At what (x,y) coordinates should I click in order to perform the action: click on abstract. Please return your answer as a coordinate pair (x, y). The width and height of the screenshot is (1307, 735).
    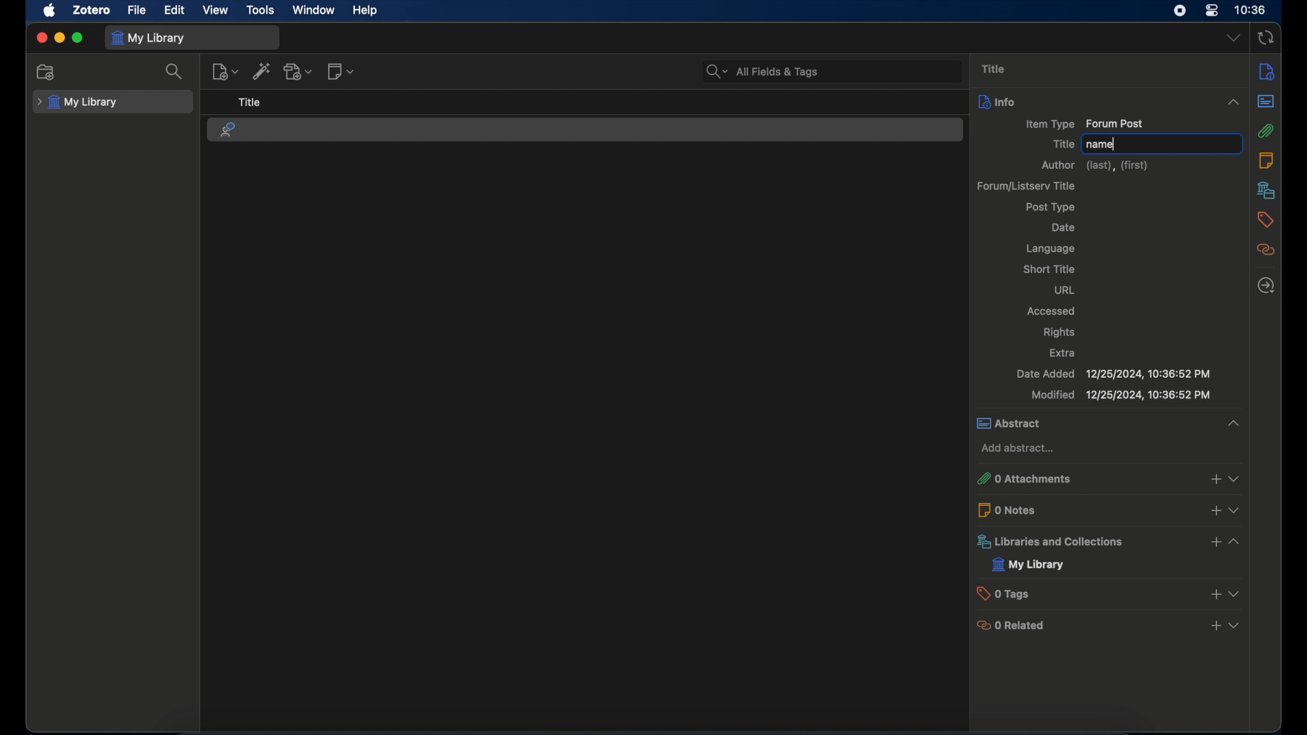
    Looking at the image, I should click on (1108, 423).